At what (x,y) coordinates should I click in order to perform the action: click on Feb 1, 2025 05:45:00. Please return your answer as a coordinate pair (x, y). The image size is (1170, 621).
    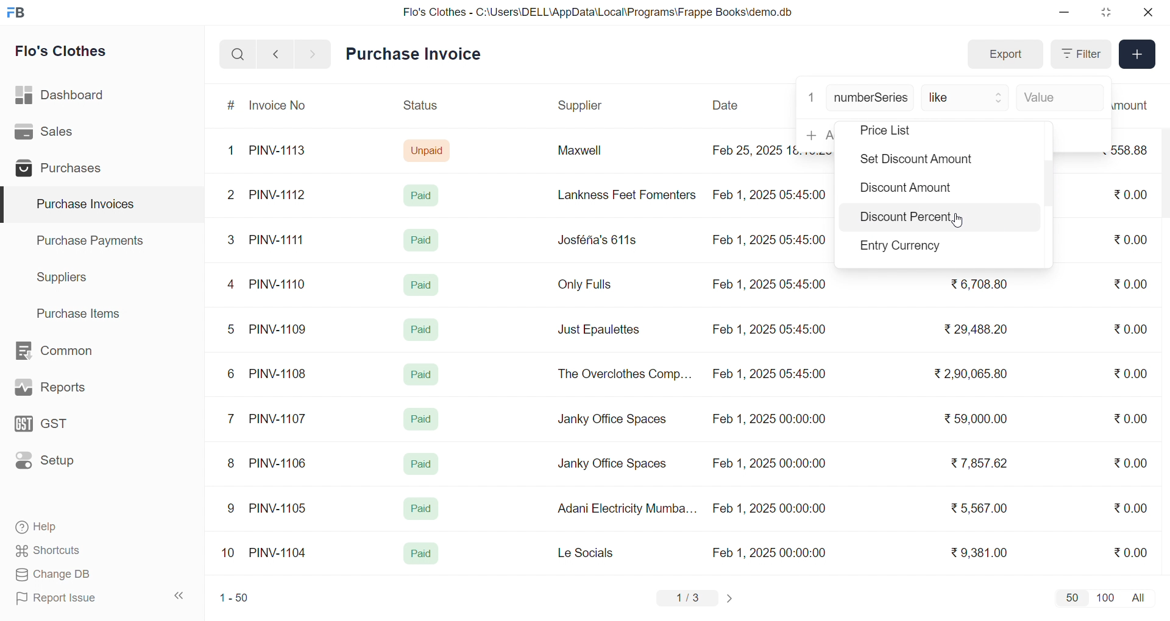
    Looking at the image, I should click on (771, 375).